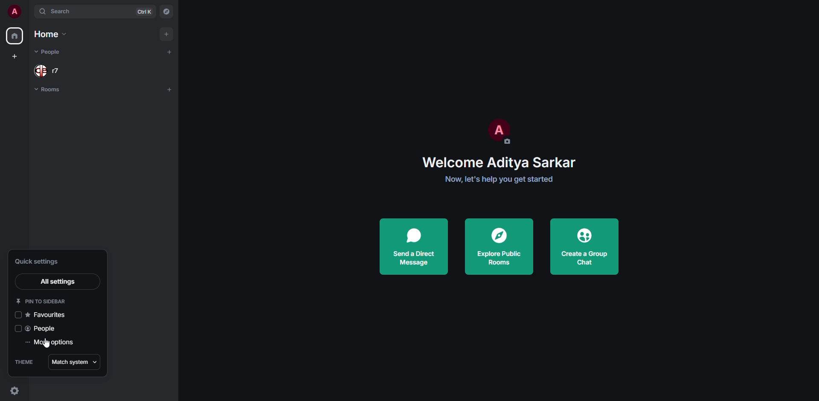 The height and width of the screenshot is (401, 819). What do you see at coordinates (44, 302) in the screenshot?
I see `pin to sidebar` at bounding box center [44, 302].